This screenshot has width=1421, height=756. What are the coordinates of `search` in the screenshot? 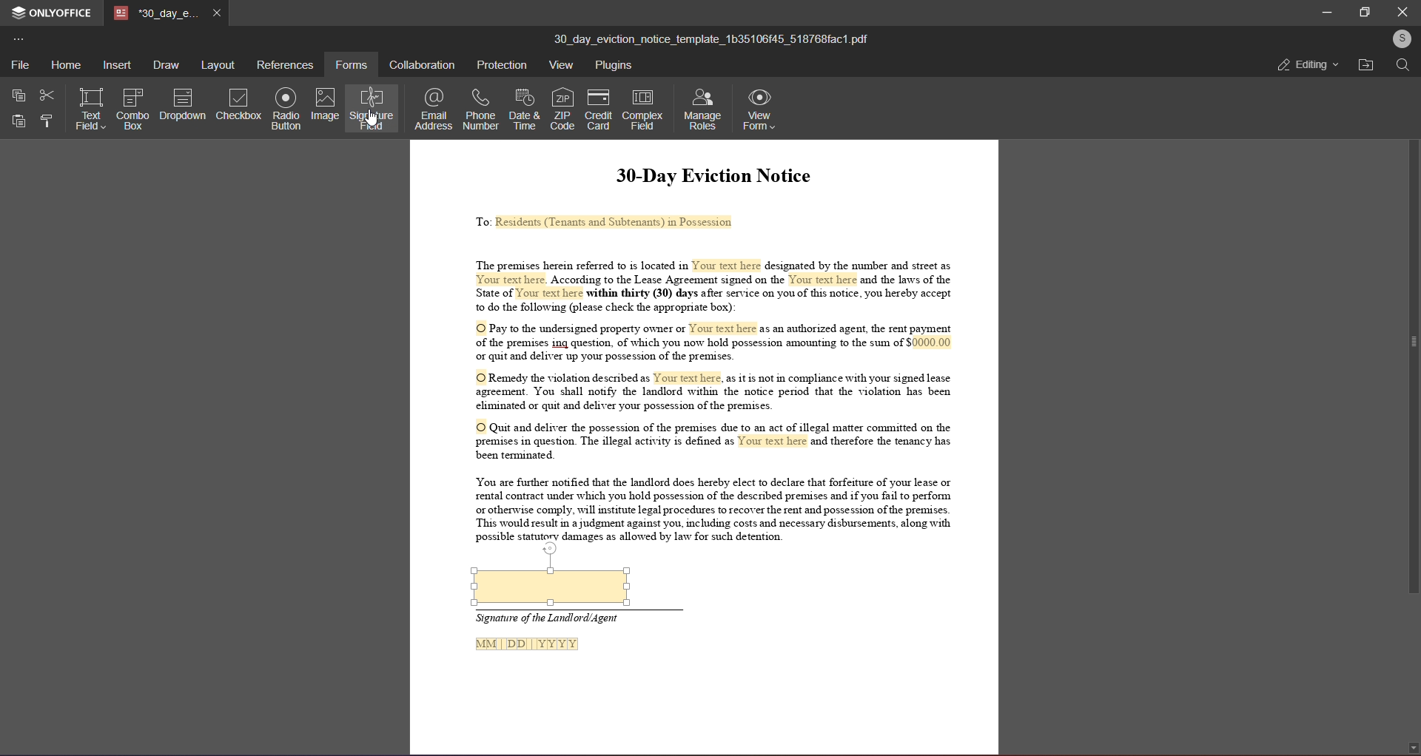 It's located at (1404, 67).